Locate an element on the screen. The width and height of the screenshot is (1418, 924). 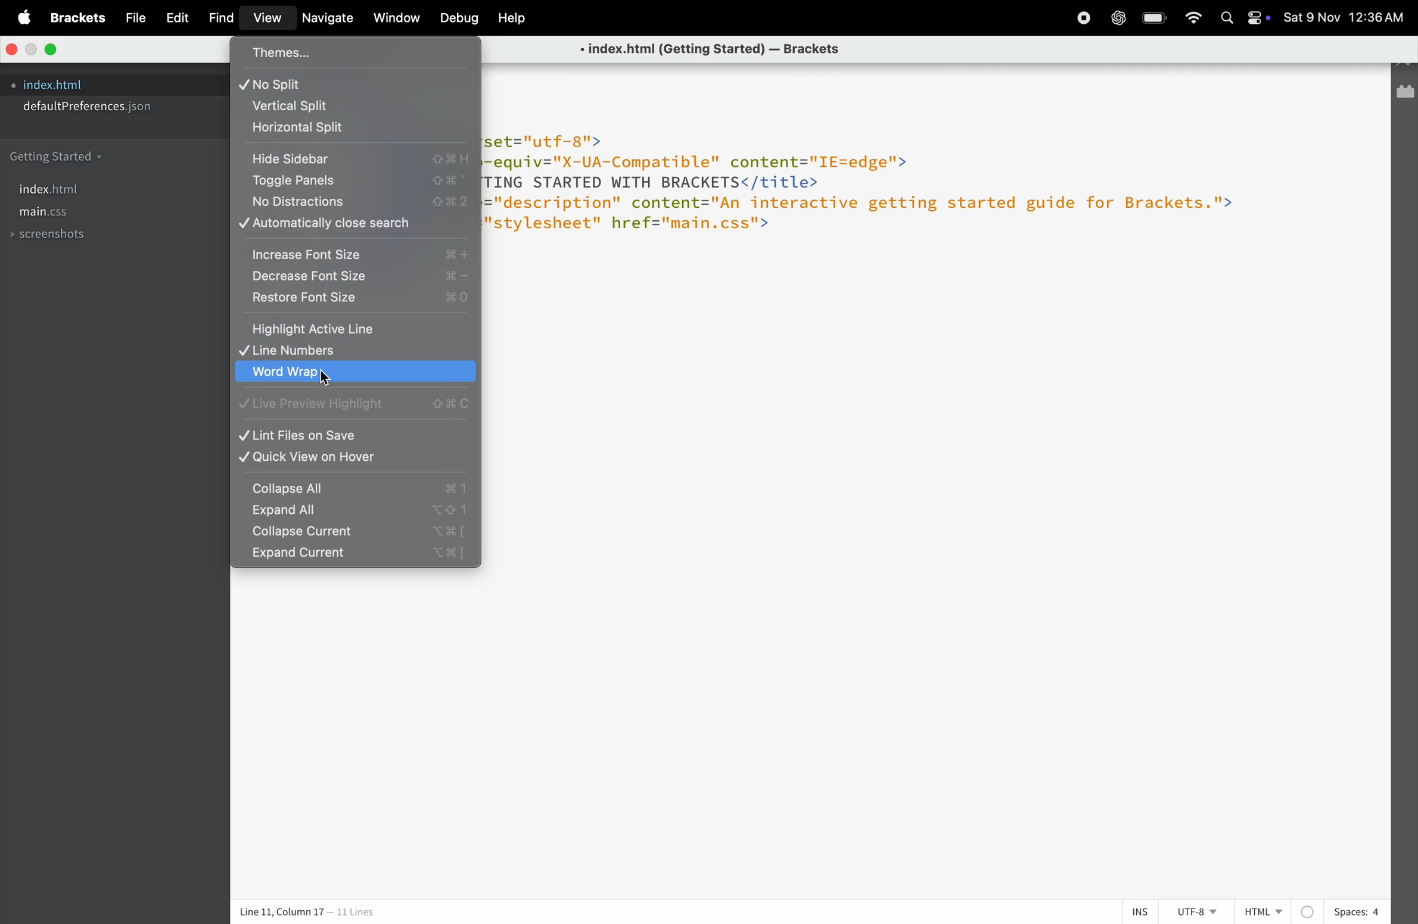
quick view on hover is located at coordinates (356, 458).